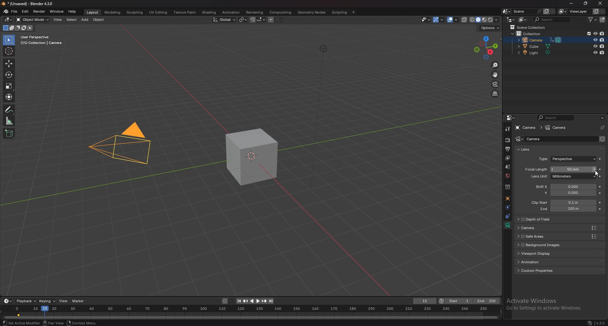 This screenshot has width=608, height=326. What do you see at coordinates (600, 176) in the screenshot?
I see `animate property` at bounding box center [600, 176].